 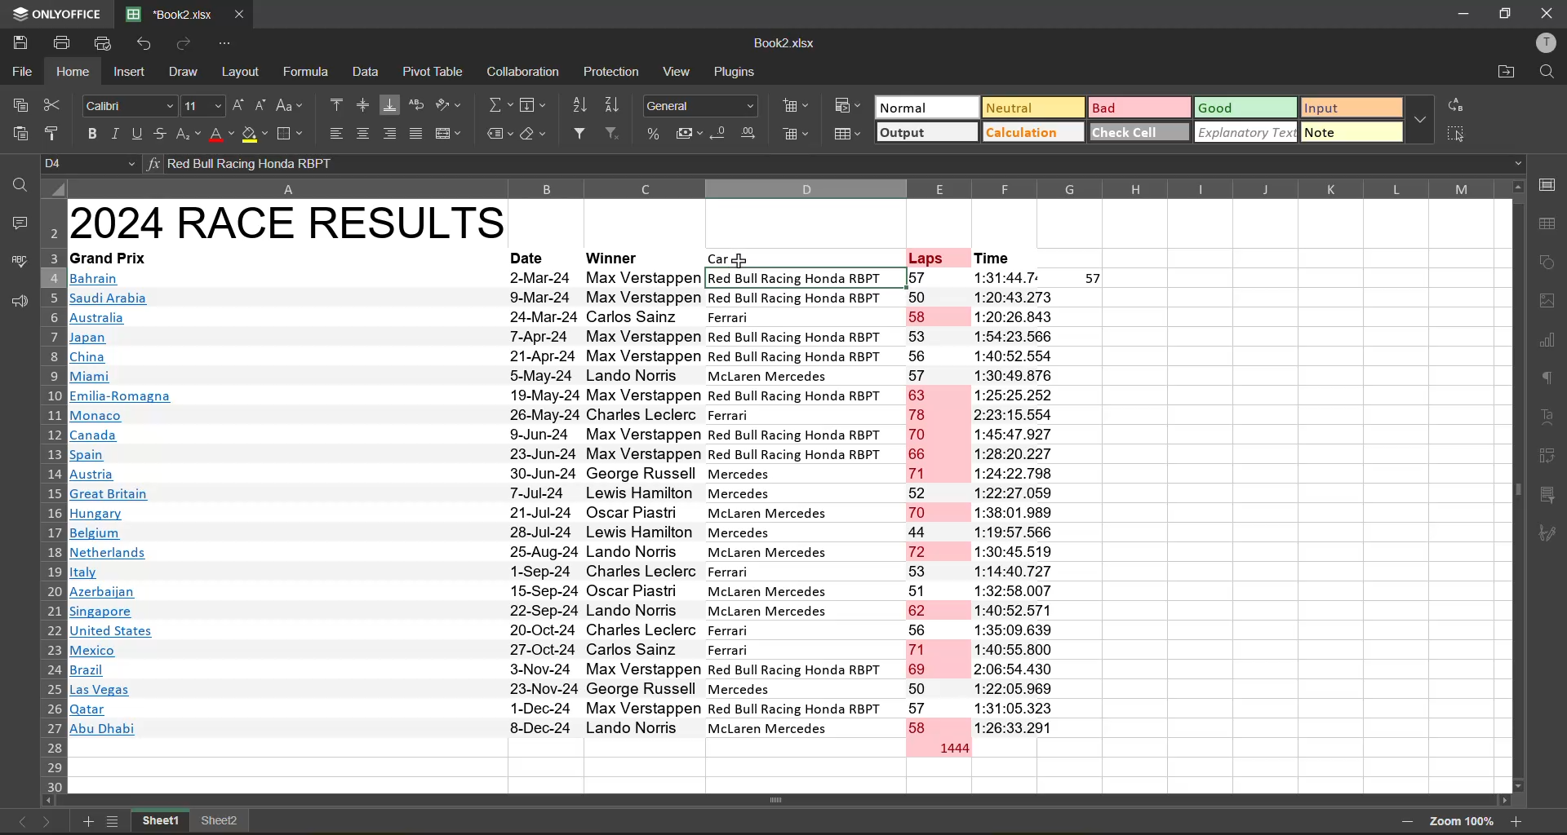 I want to click on sort descending, so click(x=612, y=103).